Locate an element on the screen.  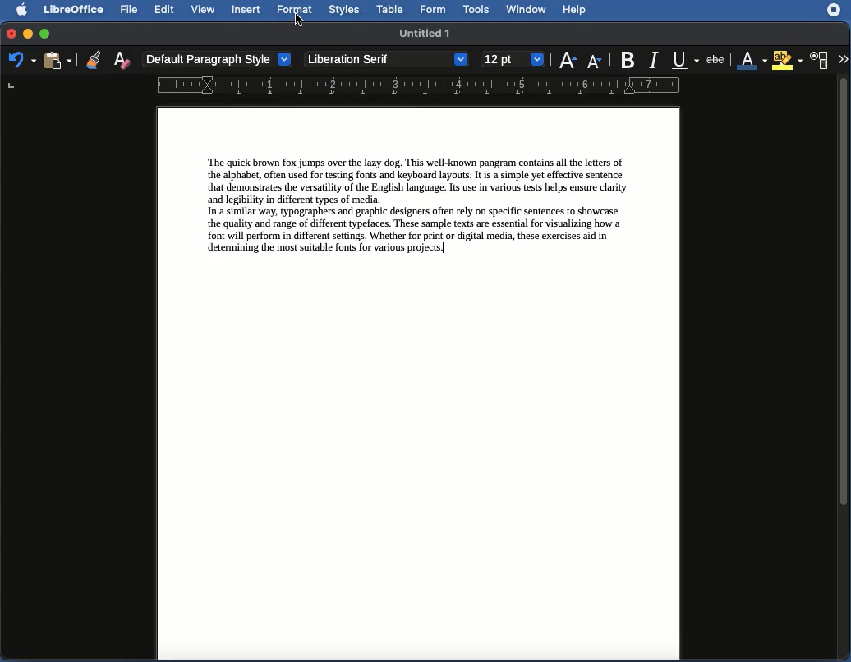
Italics is located at coordinates (654, 59).